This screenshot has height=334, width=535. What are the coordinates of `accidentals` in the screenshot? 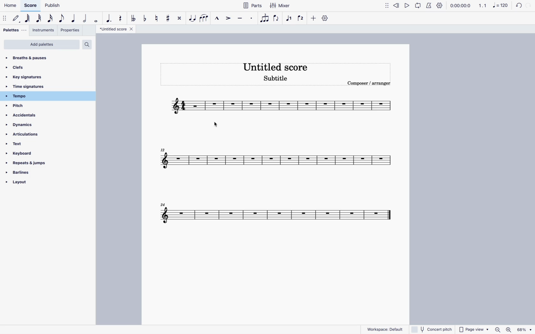 It's located at (32, 116).